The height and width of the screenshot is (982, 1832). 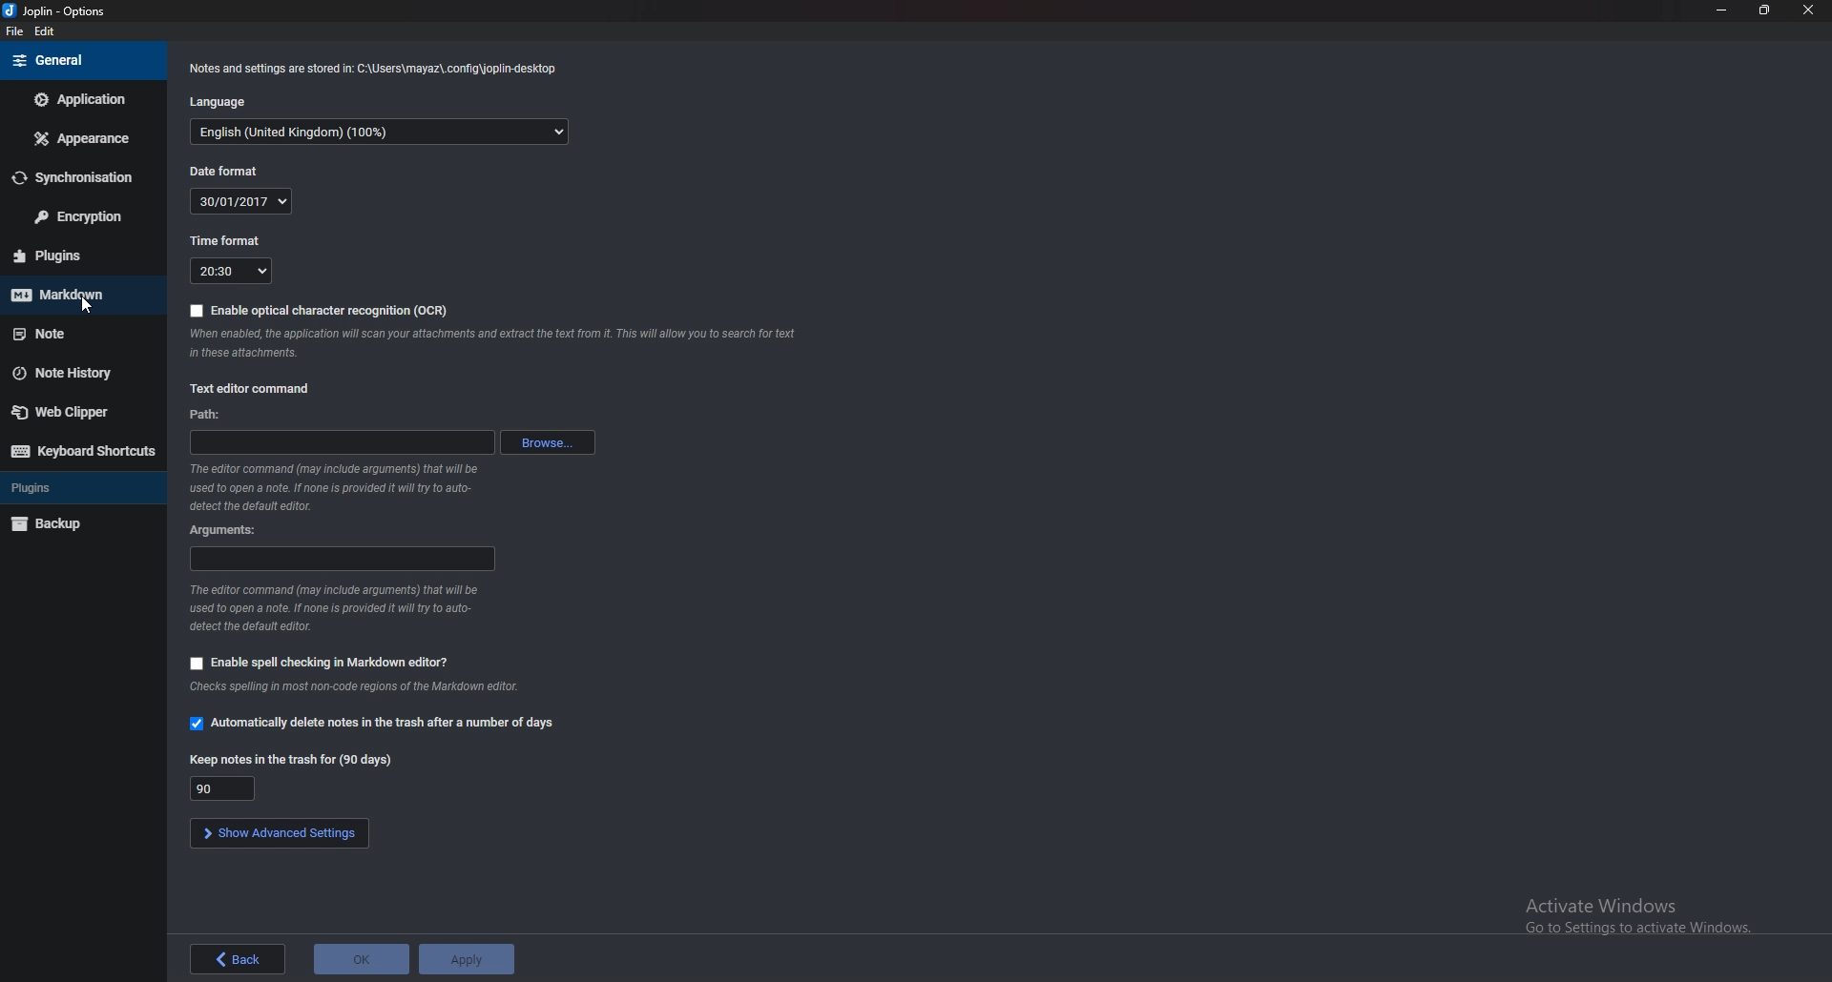 I want to click on Resize, so click(x=1765, y=10).